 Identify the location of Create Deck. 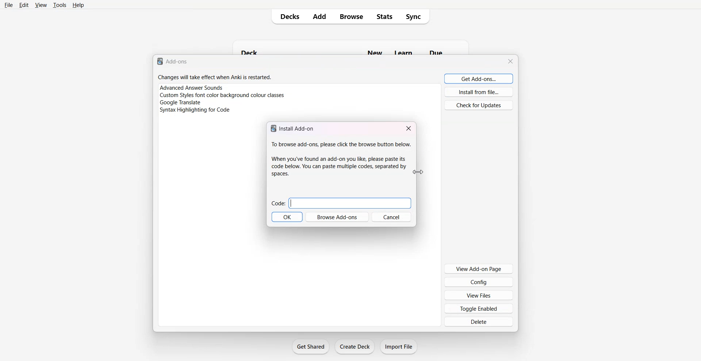
(355, 346).